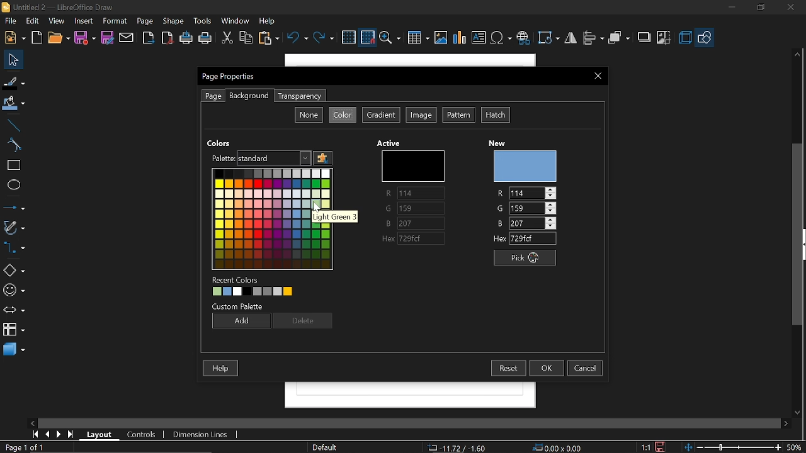 This screenshot has width=806, height=453. I want to click on Fill color, so click(13, 104).